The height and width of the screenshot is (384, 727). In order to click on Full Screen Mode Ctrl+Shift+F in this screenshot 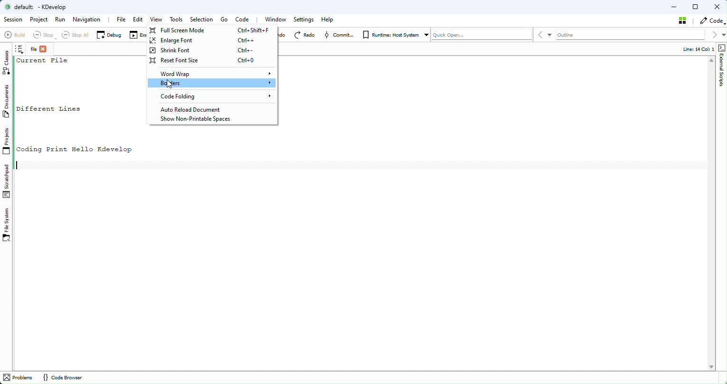, I will do `click(212, 30)`.